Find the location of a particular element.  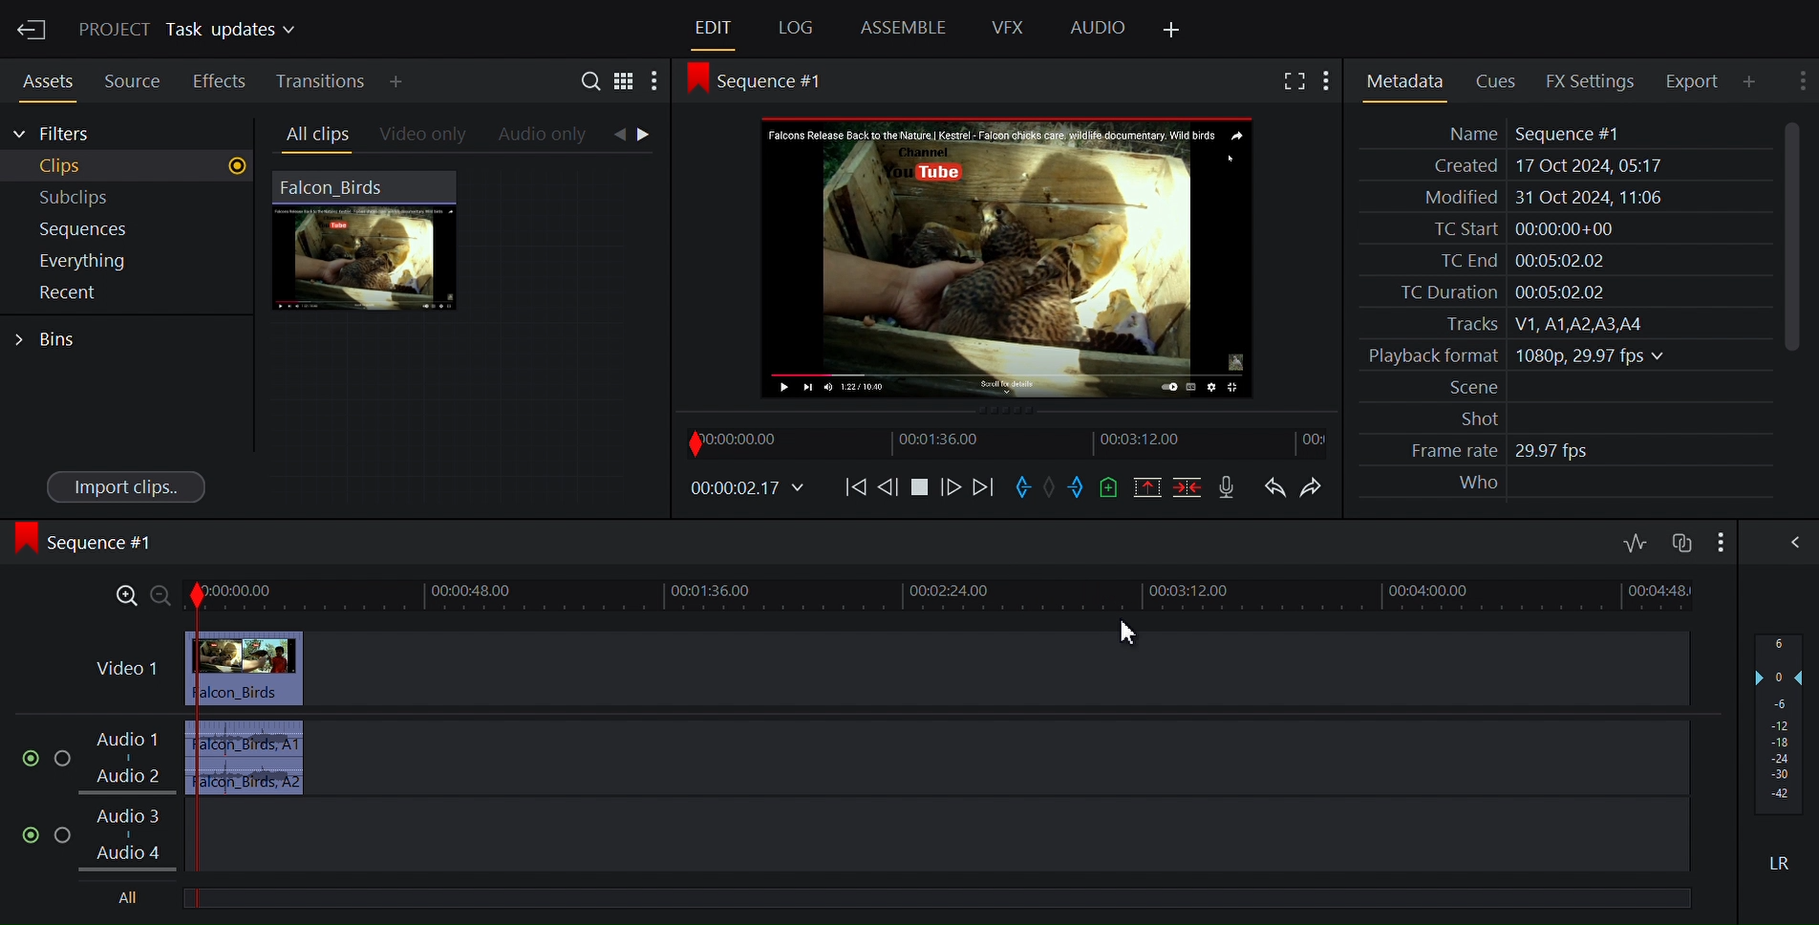

FX Settings is located at coordinates (1588, 80).